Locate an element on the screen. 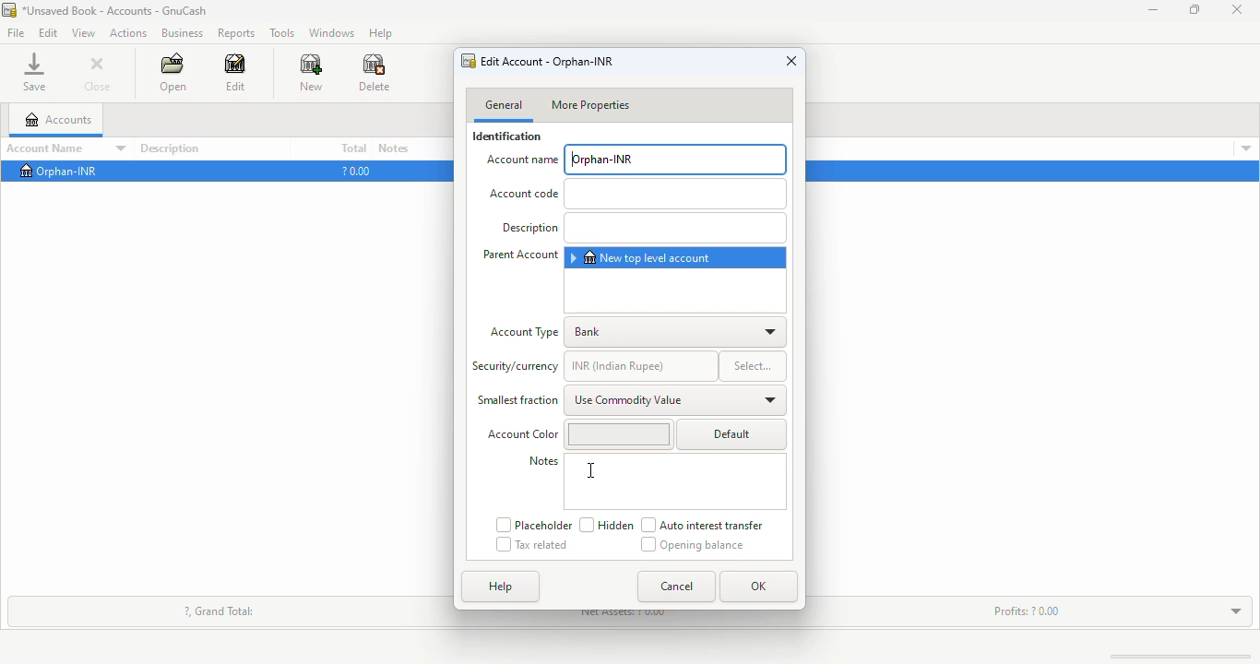 This screenshot has width=1260, height=664. placeholder is located at coordinates (532, 524).